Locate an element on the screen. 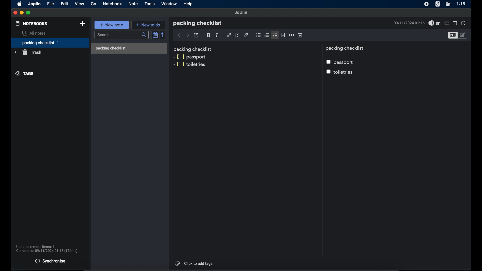 The width and height of the screenshot is (482, 271). maximize is located at coordinates (29, 13).